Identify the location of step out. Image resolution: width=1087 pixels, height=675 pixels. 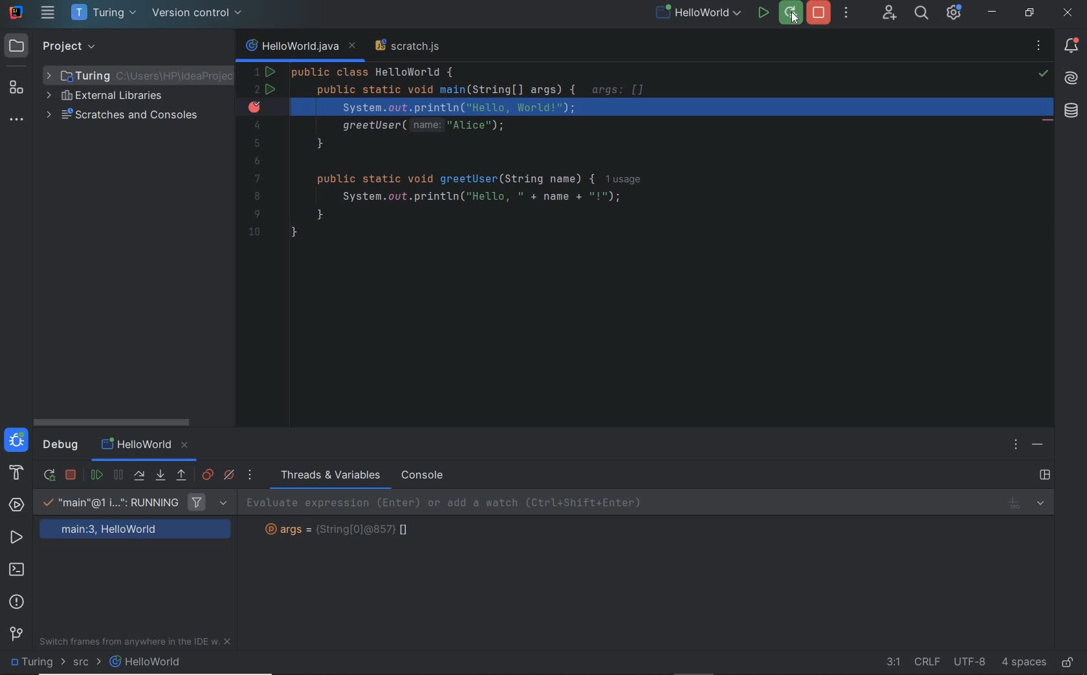
(182, 477).